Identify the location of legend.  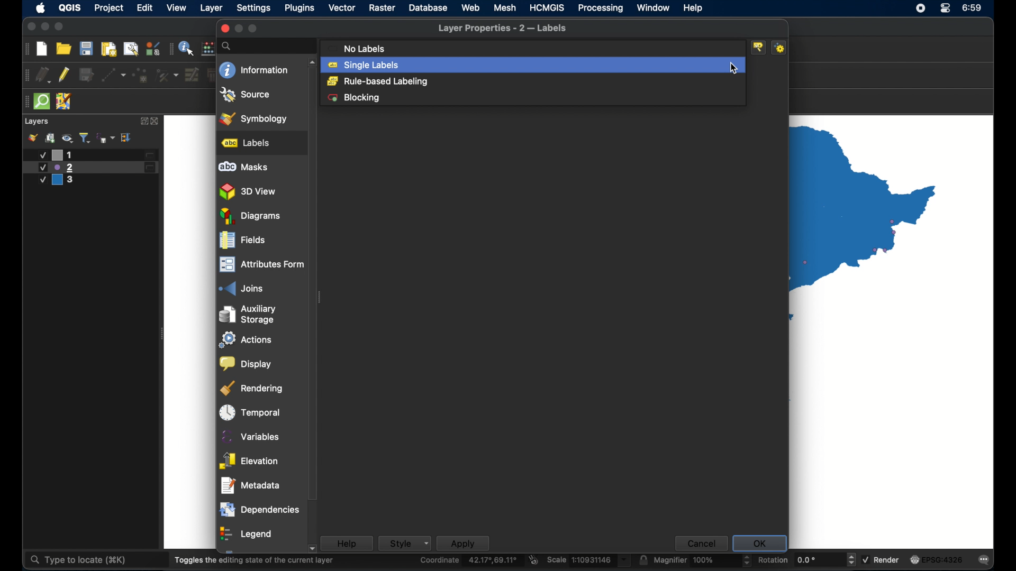
(247, 535).